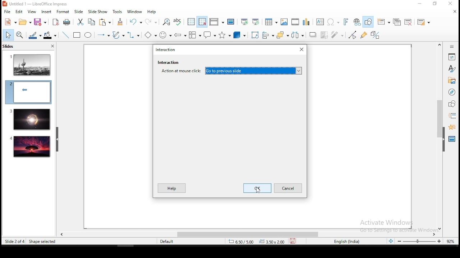 The width and height of the screenshot is (460, 258). What do you see at coordinates (42, 241) in the screenshot?
I see `resize shape` at bounding box center [42, 241].